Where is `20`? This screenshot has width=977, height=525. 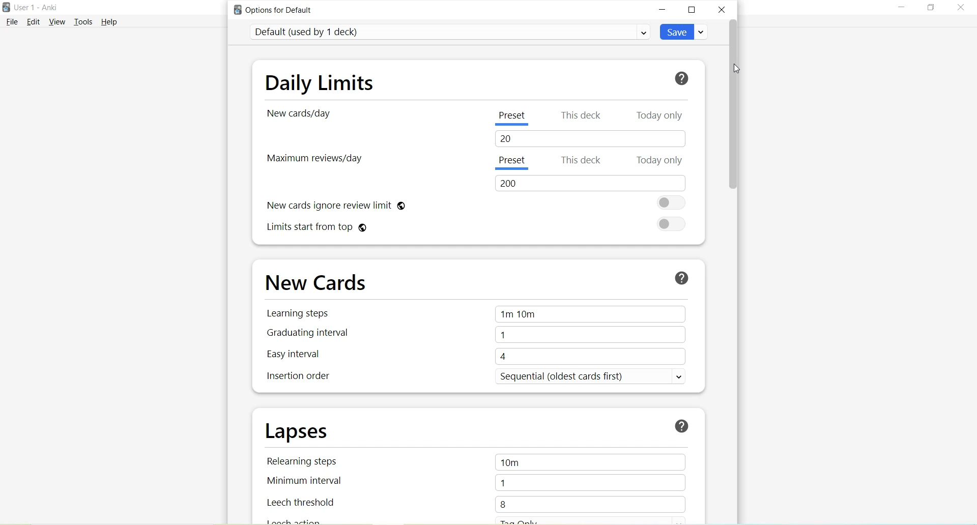 20 is located at coordinates (593, 138).